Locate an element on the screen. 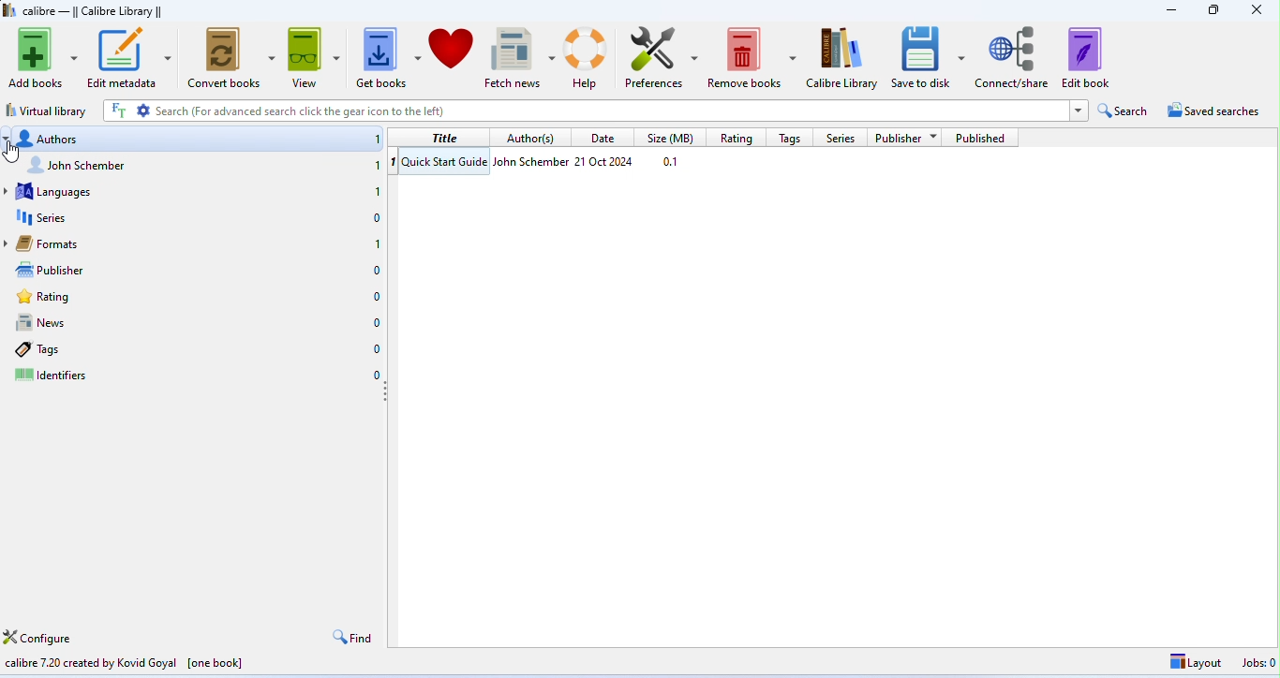 This screenshot has width=1280, height=678. expand is located at coordinates (1082, 111).